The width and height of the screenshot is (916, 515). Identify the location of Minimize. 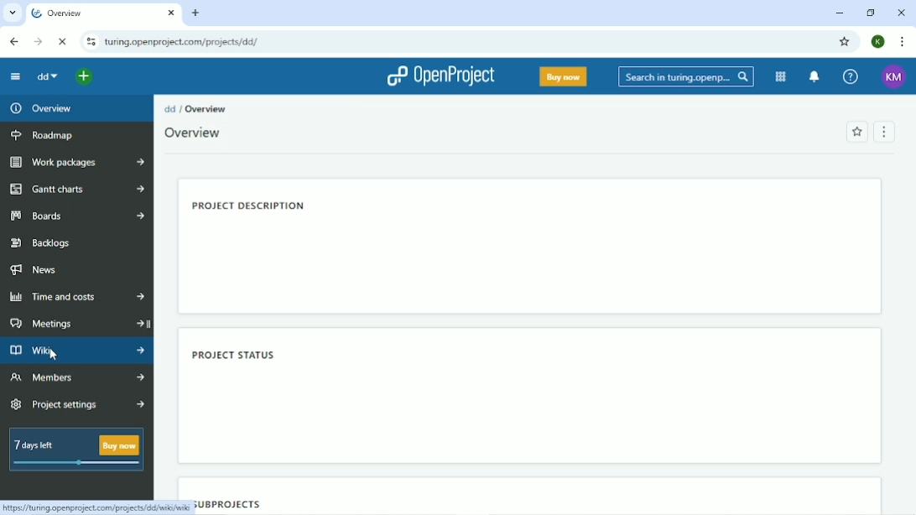
(838, 13).